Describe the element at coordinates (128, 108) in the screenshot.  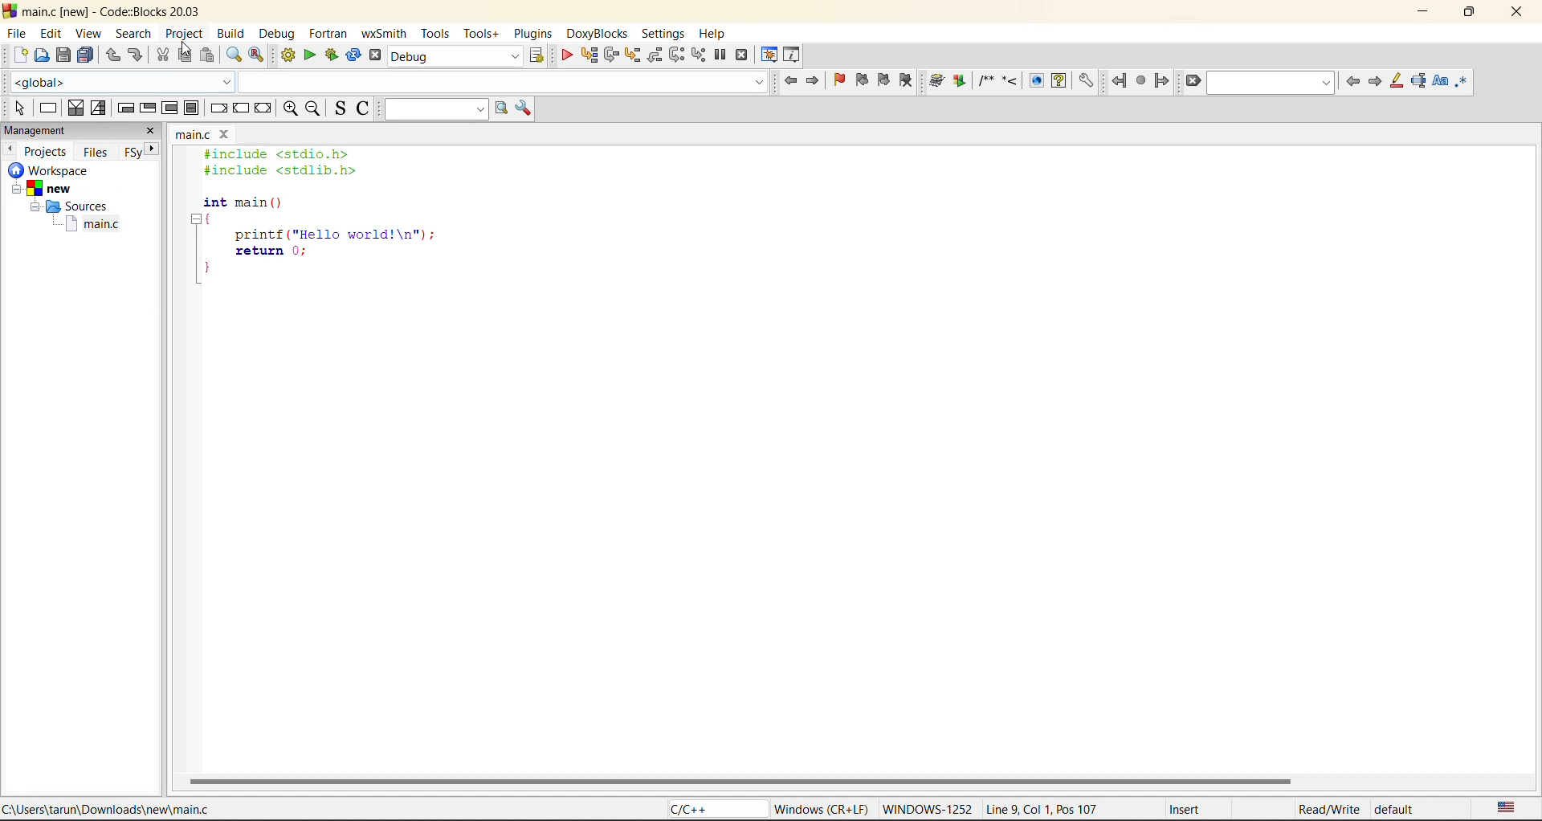
I see `entry condition loop` at that location.